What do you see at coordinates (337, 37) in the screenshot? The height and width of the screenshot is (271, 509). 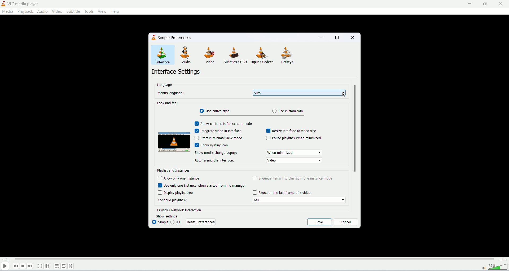 I see `maximize` at bounding box center [337, 37].